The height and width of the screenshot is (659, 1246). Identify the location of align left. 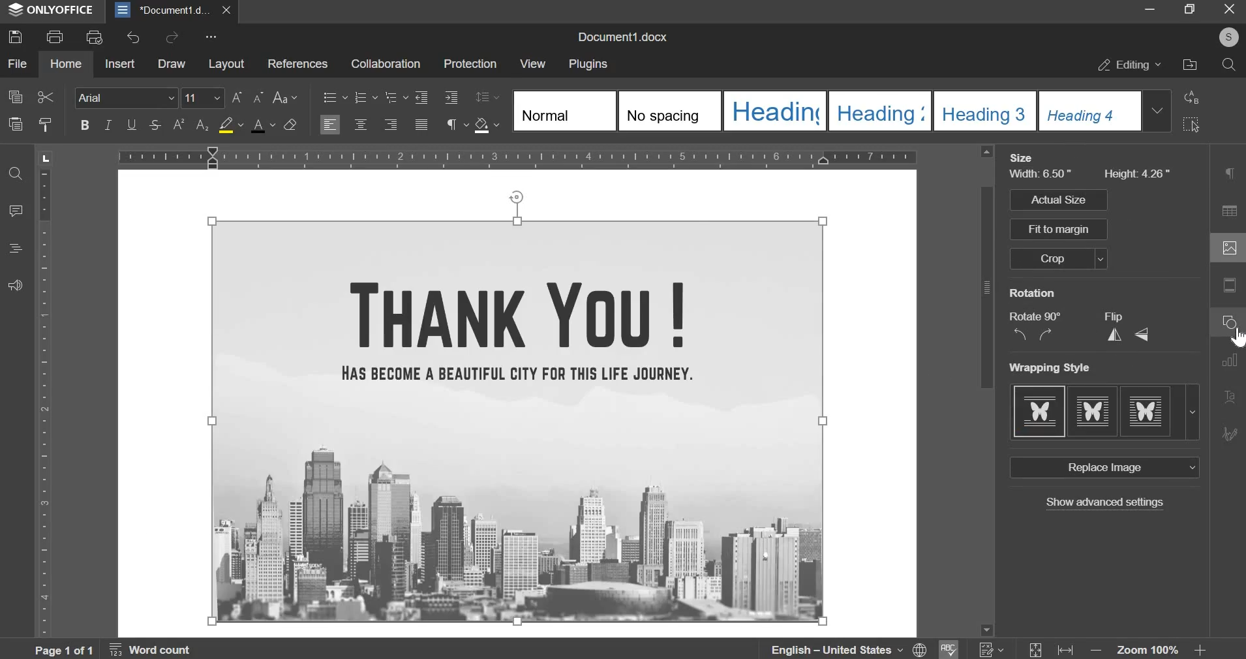
(329, 124).